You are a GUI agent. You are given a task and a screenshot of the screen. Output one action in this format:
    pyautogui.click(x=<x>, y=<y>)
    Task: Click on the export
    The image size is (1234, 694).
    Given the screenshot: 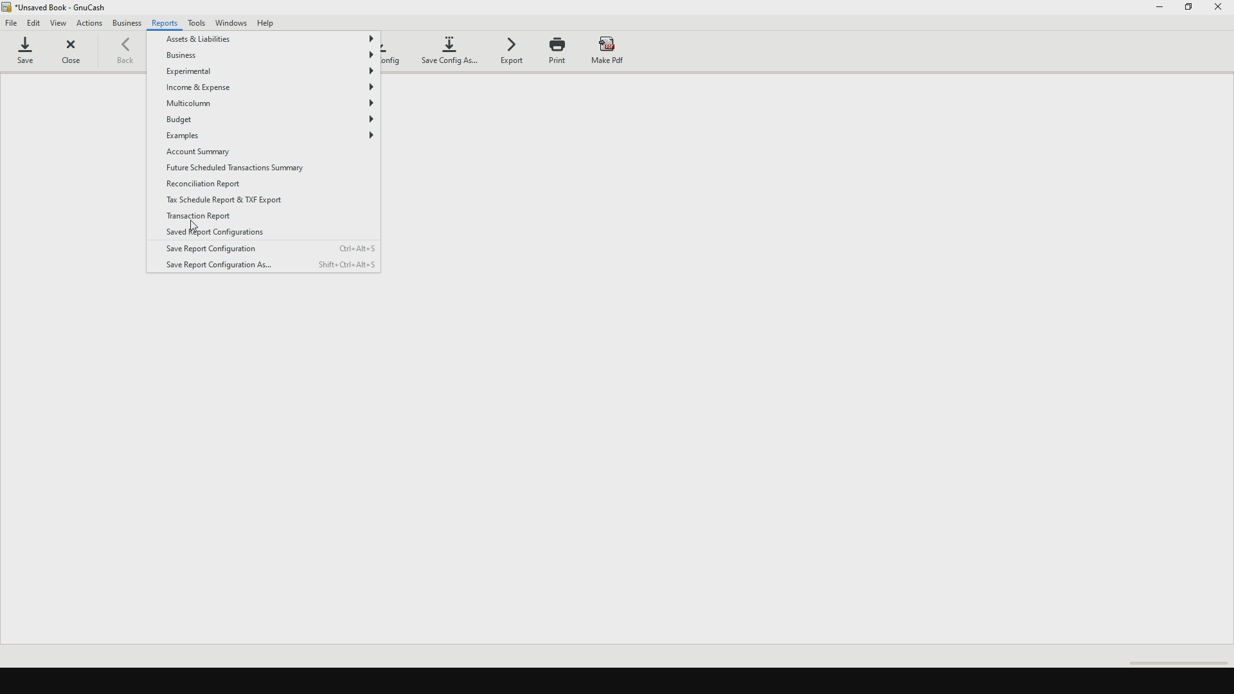 What is the action you would take?
    pyautogui.click(x=512, y=54)
    